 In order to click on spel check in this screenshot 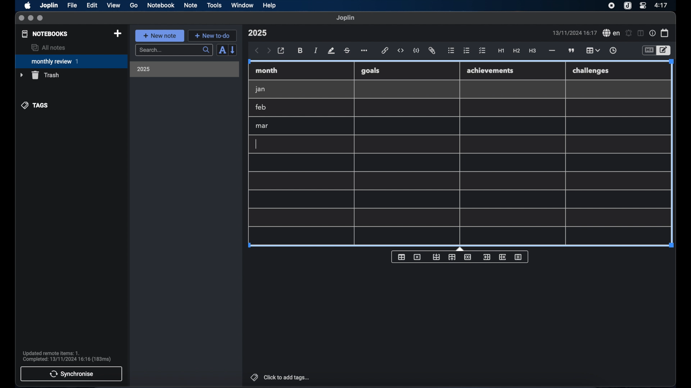, I will do `click(611, 33)`.